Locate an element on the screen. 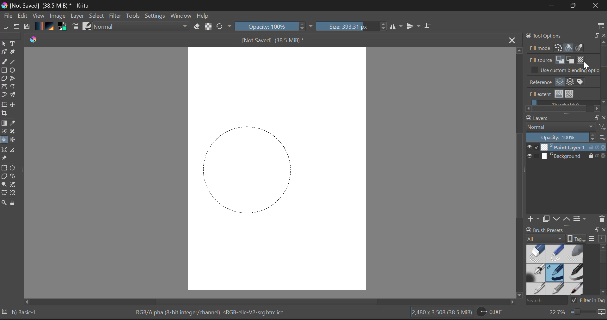  Vertical Mirror Flip is located at coordinates (397, 27).